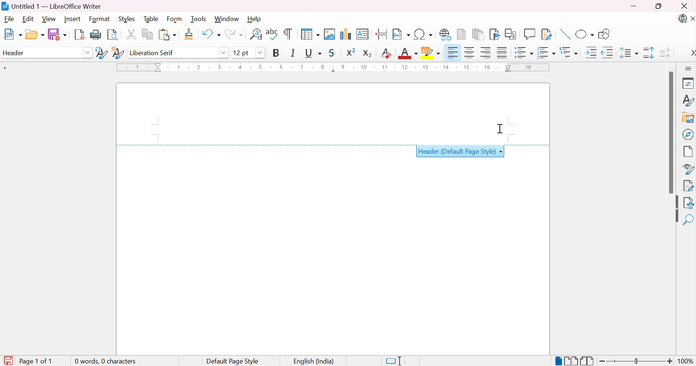  I want to click on Slider, so click(636, 361).